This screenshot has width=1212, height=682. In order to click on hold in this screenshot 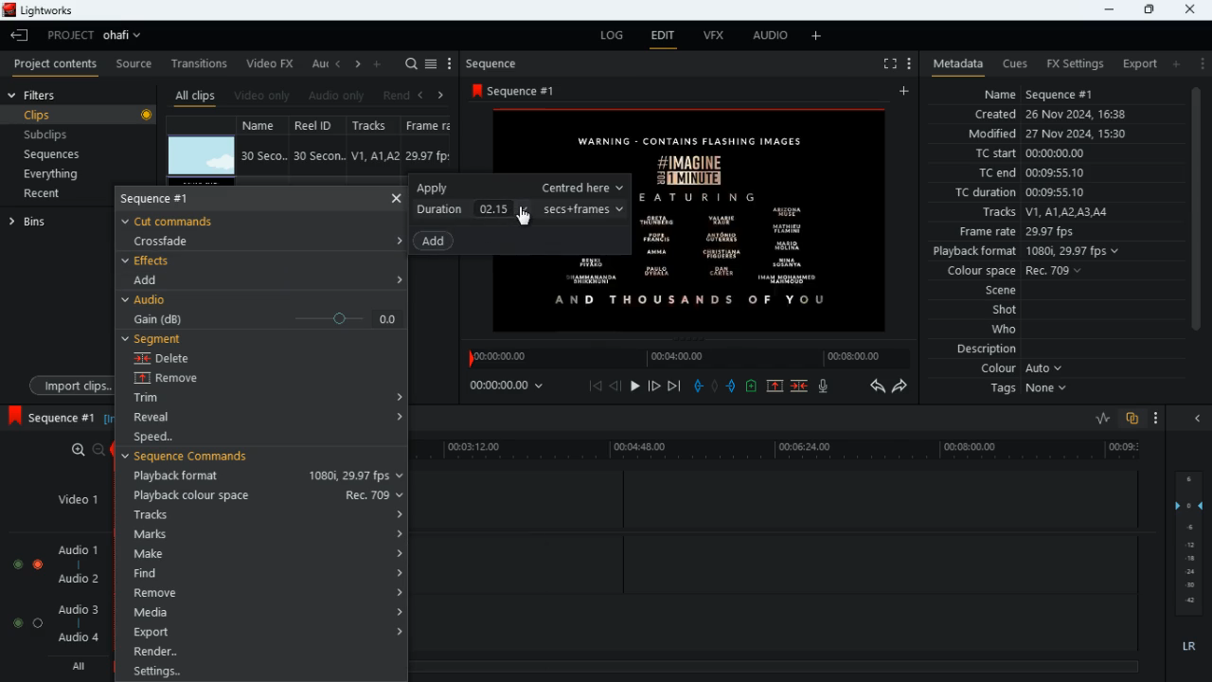, I will do `click(715, 386)`.